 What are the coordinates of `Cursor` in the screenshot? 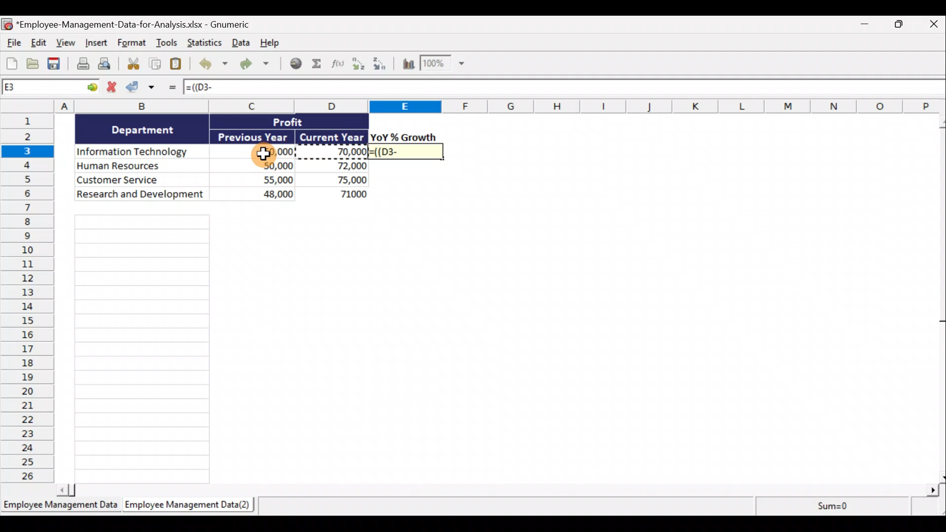 It's located at (265, 154).